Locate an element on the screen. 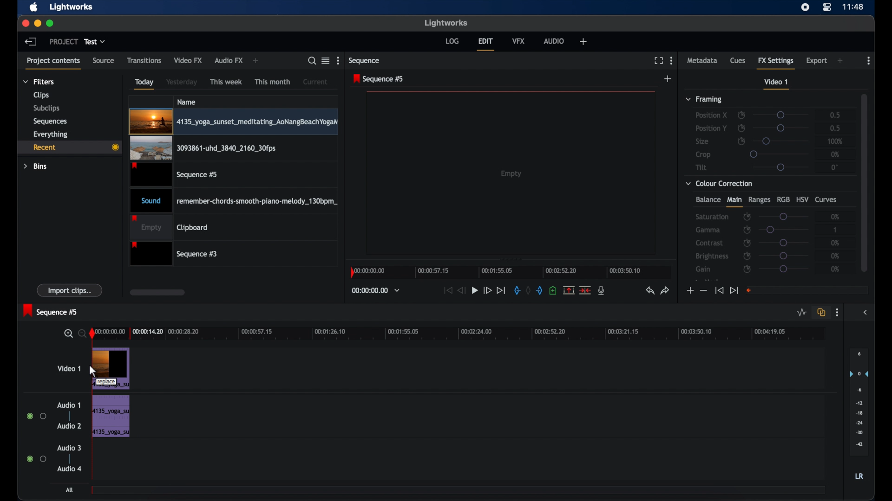 This screenshot has height=501, width=892. sequence 5 is located at coordinates (51, 310).